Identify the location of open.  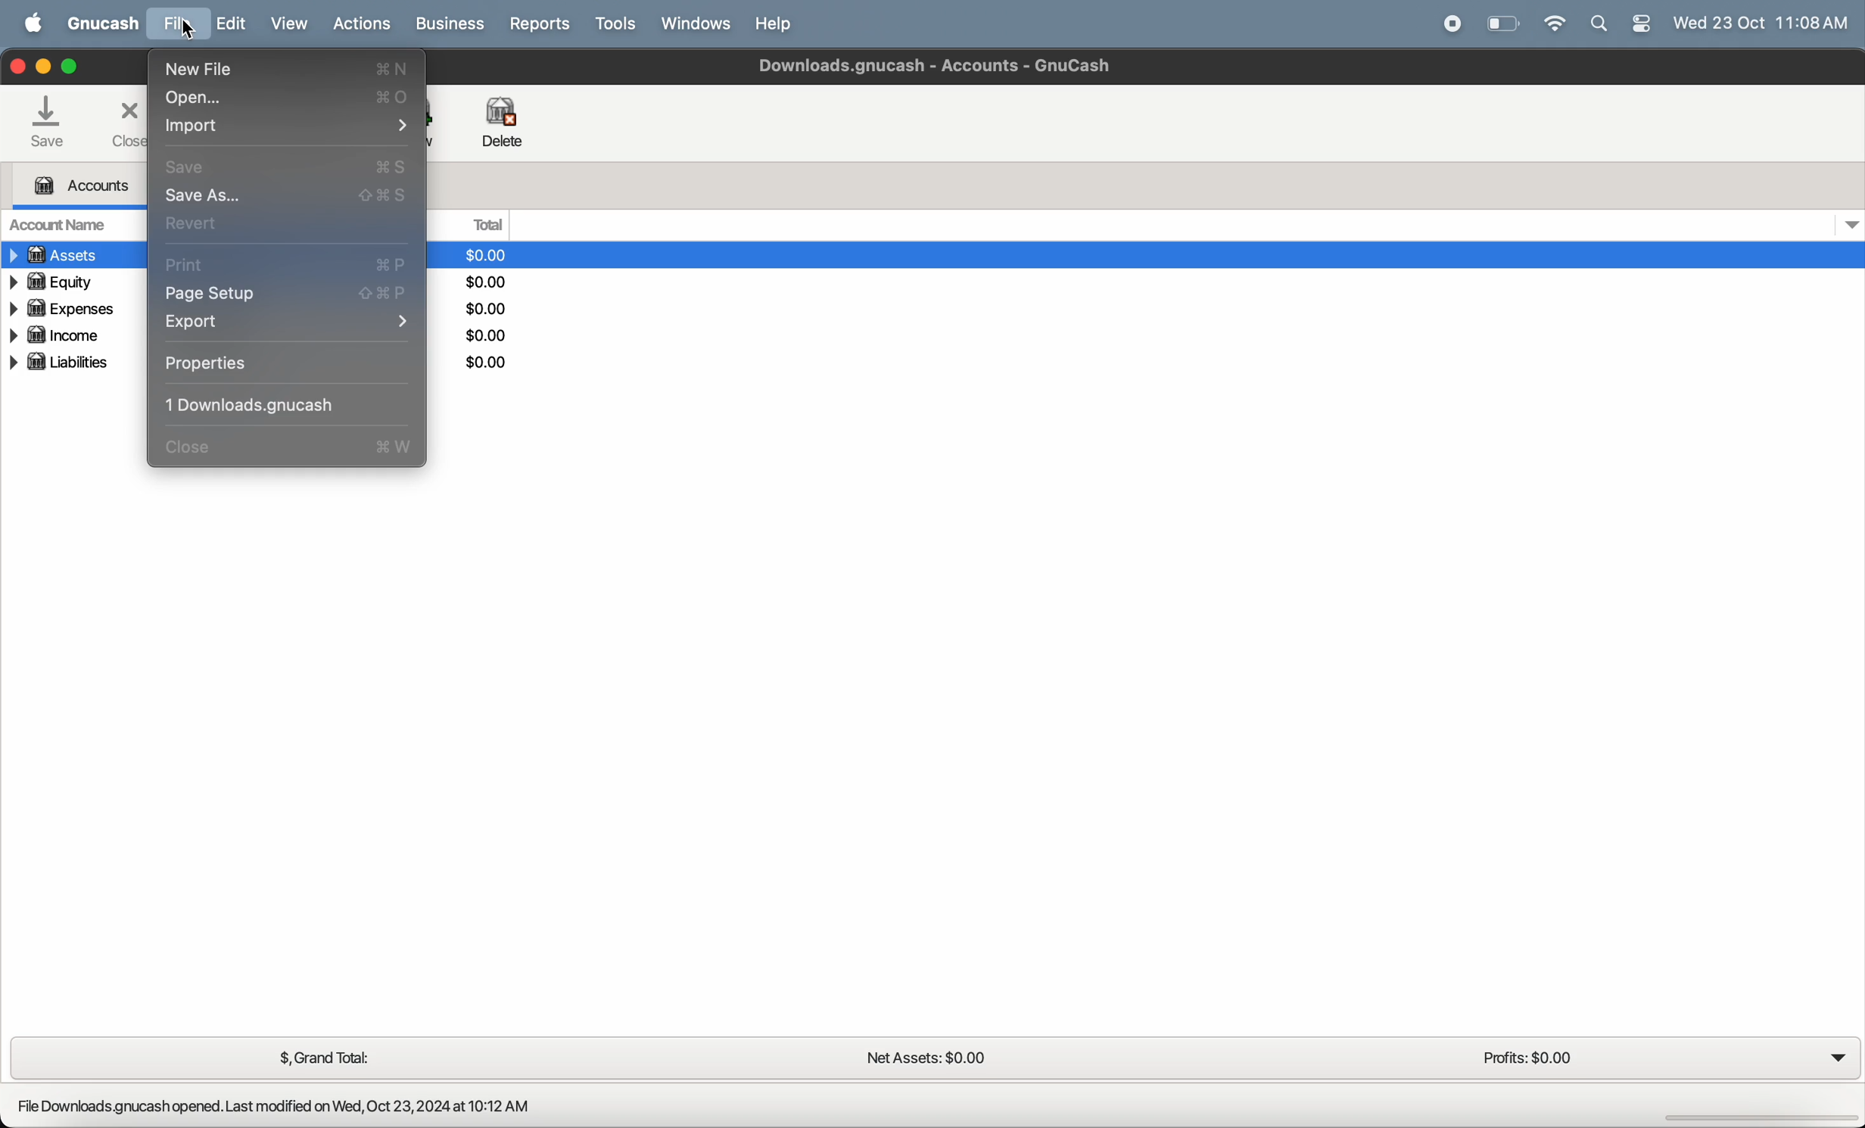
(287, 99).